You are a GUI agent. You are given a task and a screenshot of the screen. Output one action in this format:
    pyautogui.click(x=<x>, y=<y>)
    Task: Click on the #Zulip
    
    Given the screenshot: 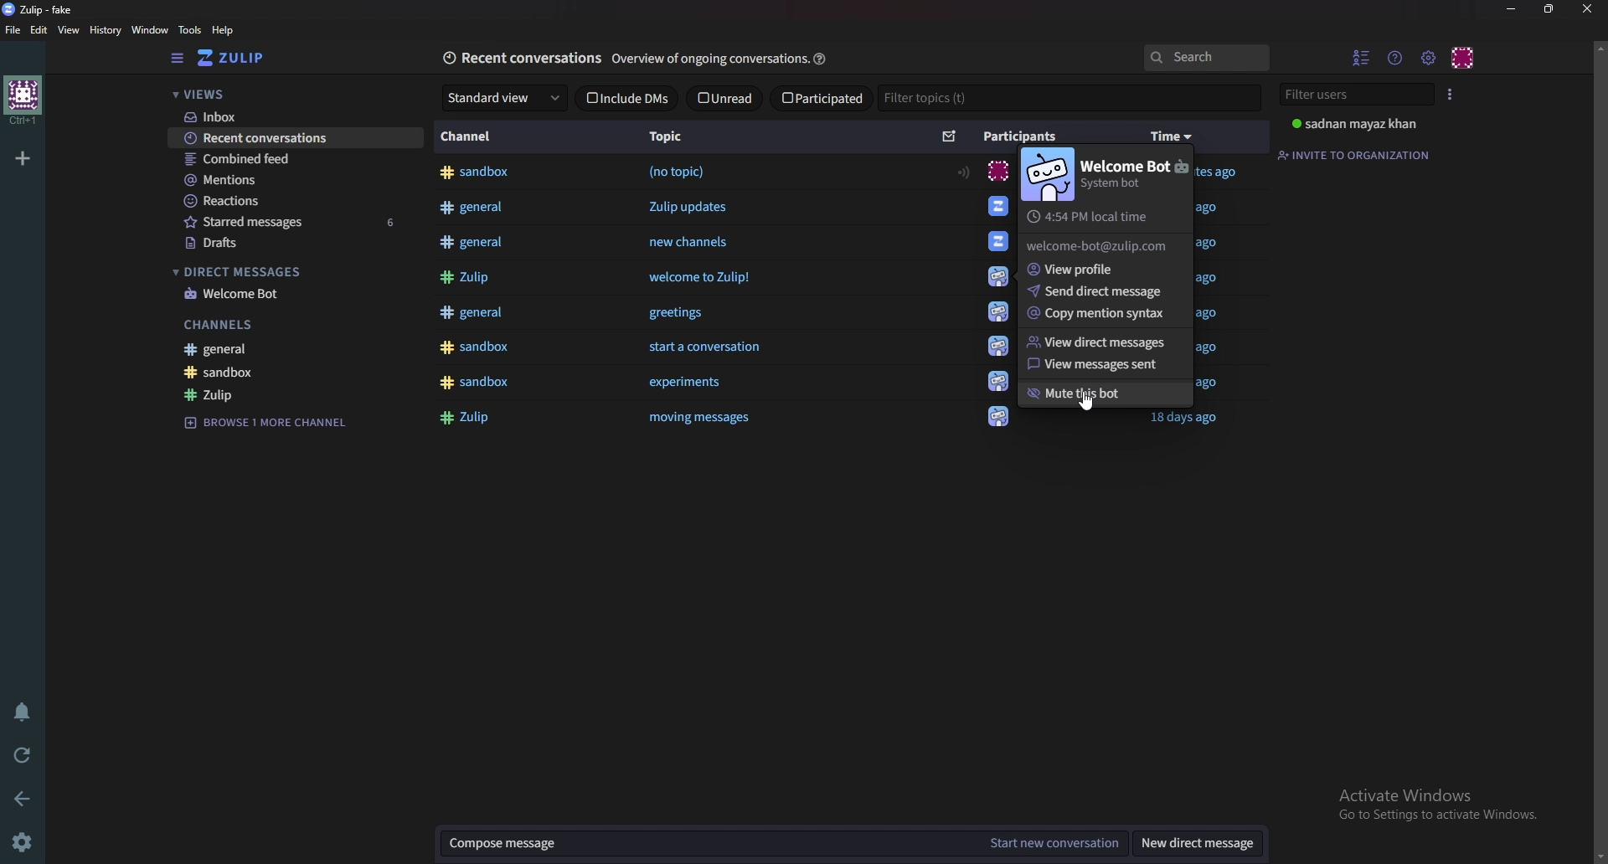 What is the action you would take?
    pyautogui.click(x=470, y=419)
    